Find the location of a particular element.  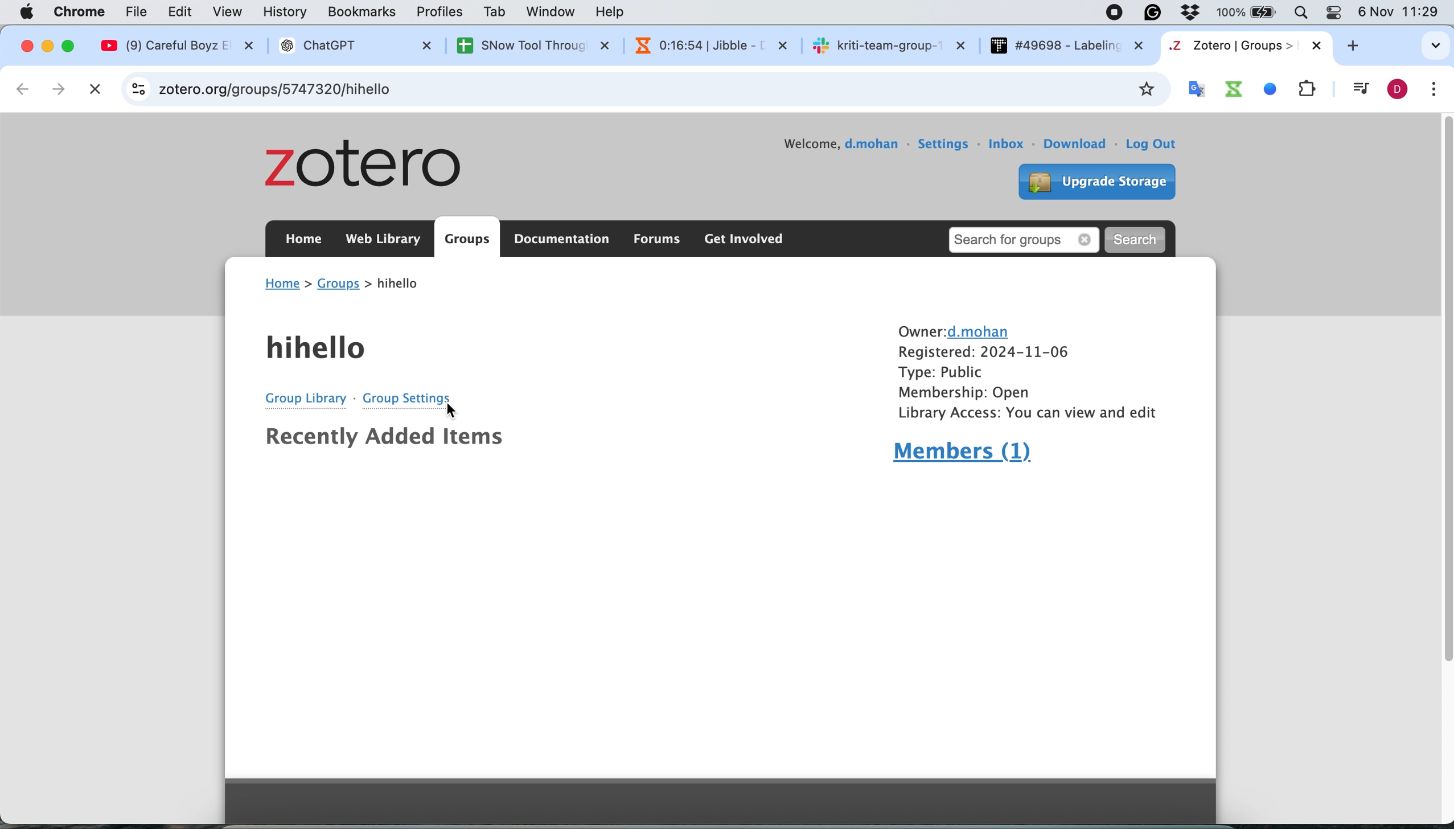

profiles is located at coordinates (442, 11).